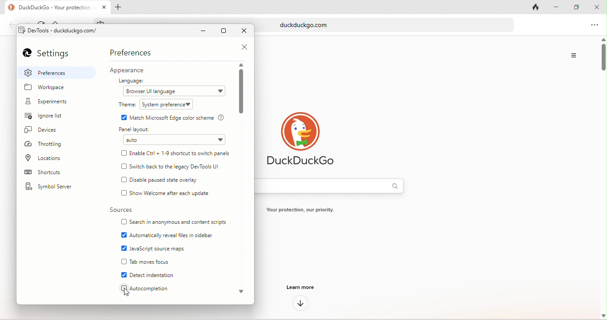  What do you see at coordinates (557, 8) in the screenshot?
I see `minimize` at bounding box center [557, 8].